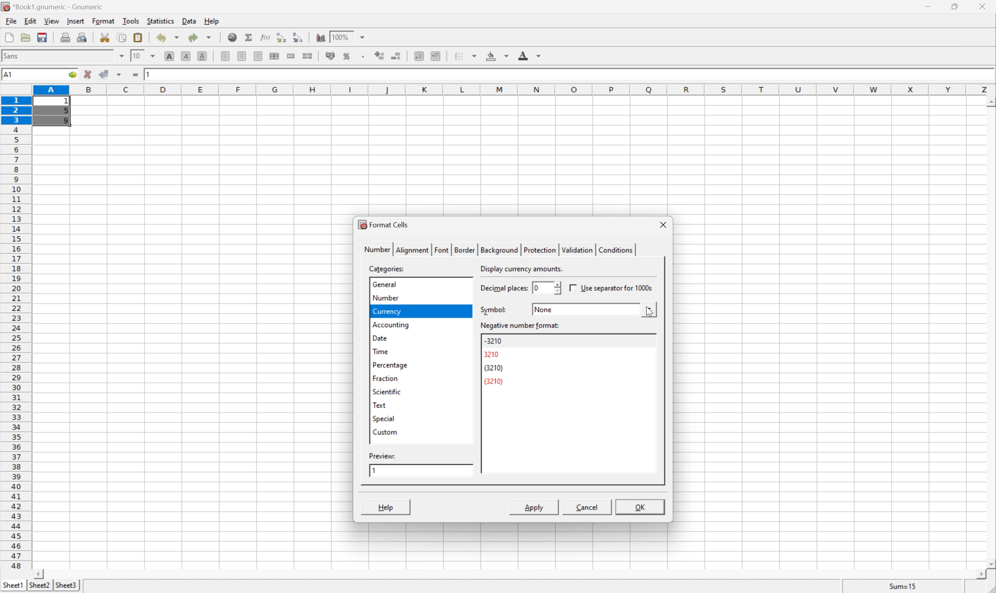  What do you see at coordinates (242, 56) in the screenshot?
I see `align center` at bounding box center [242, 56].